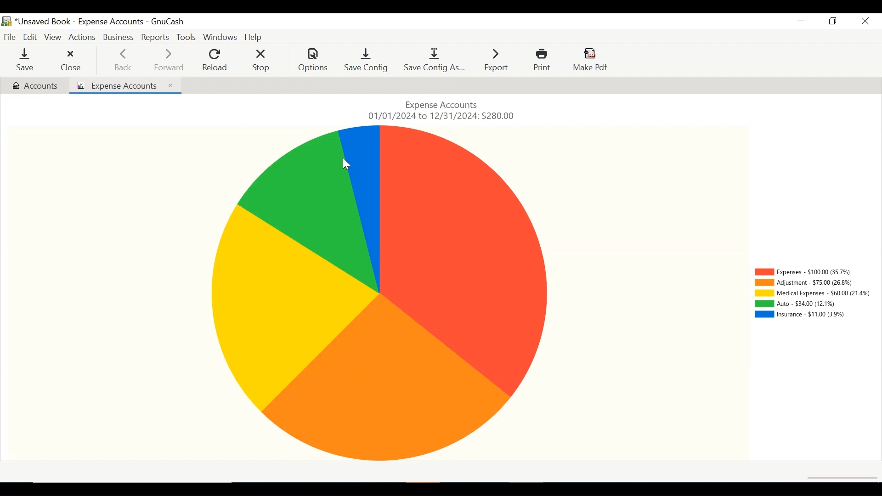  I want to click on Tools, so click(184, 37).